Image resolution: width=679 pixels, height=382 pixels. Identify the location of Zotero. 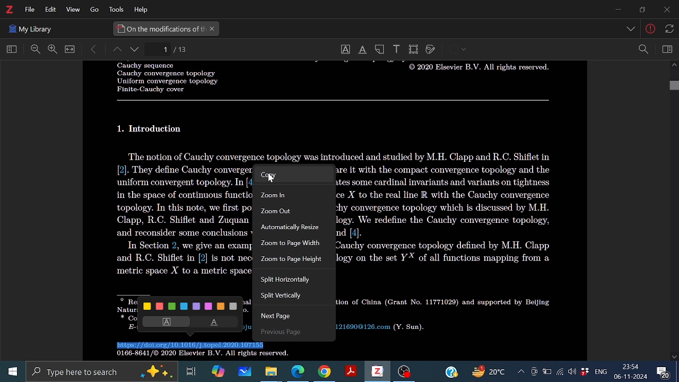
(377, 371).